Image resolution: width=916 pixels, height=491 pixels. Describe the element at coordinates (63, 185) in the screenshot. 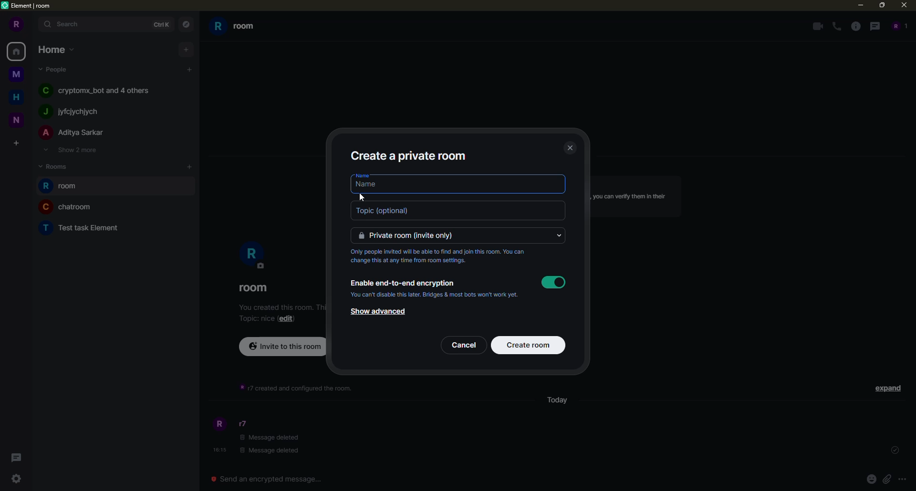

I see `room` at that location.